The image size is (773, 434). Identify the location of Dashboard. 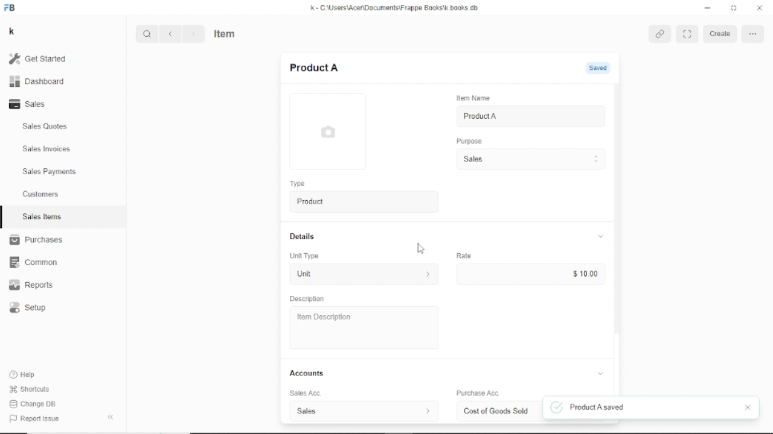
(37, 82).